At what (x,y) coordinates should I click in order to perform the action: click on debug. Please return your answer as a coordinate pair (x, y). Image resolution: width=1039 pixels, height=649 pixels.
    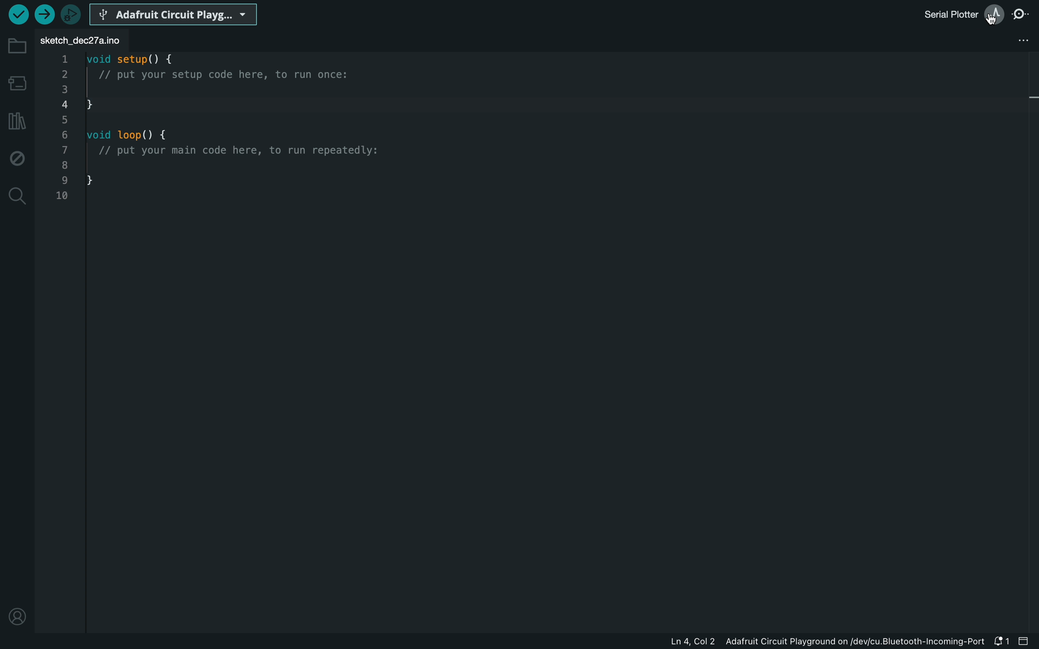
    Looking at the image, I should click on (16, 159).